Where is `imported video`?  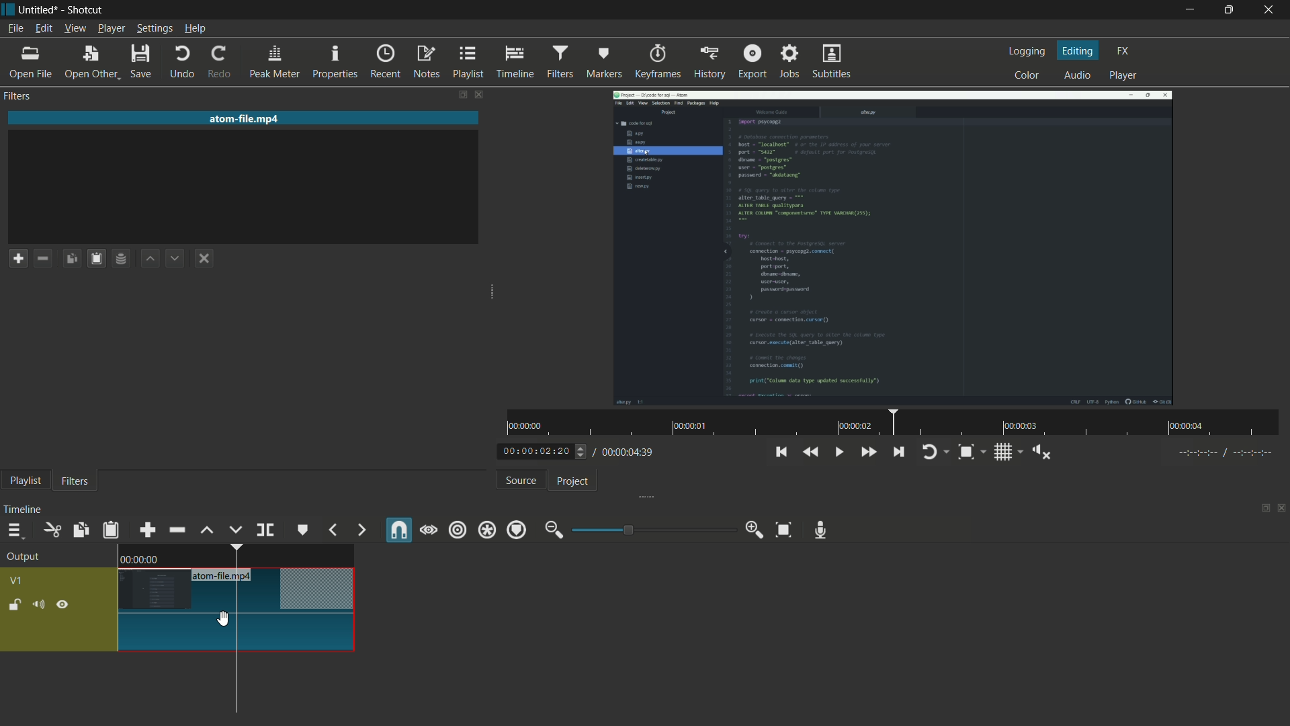
imported video is located at coordinates (894, 247).